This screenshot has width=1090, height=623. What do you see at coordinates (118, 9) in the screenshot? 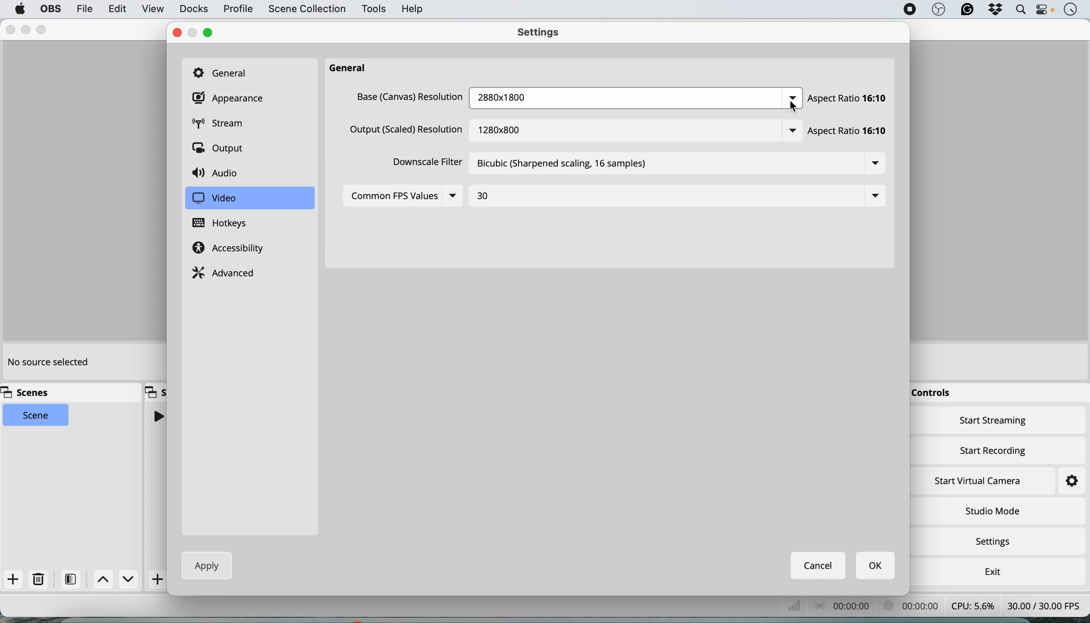
I see `edit` at bounding box center [118, 9].